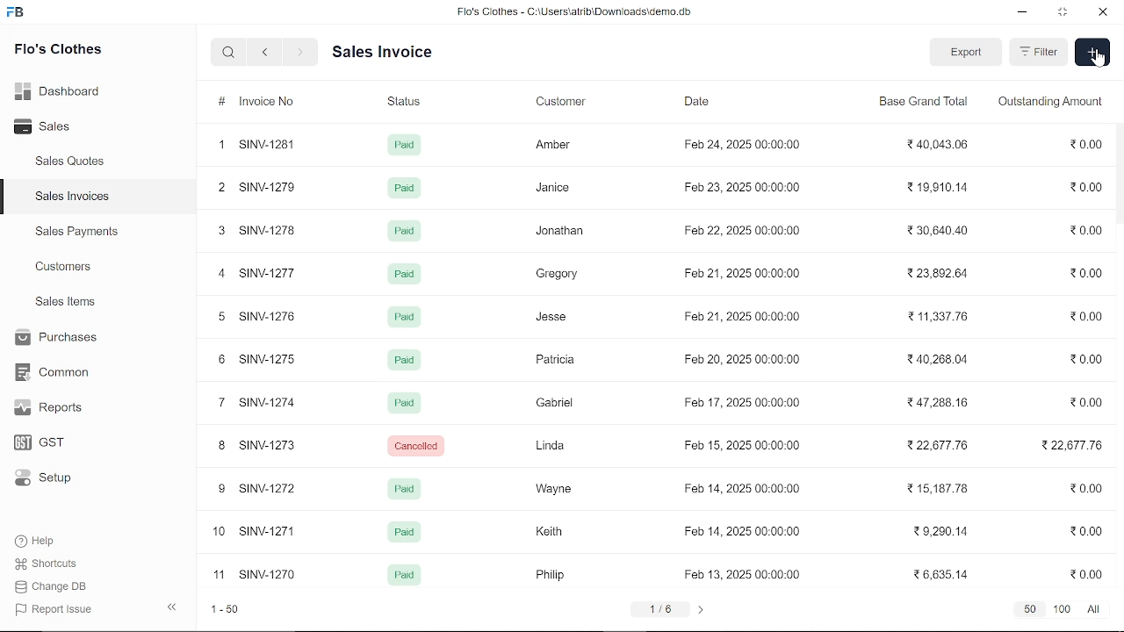 The image size is (1124, 632). What do you see at coordinates (1098, 60) in the screenshot?
I see `cursor` at bounding box center [1098, 60].